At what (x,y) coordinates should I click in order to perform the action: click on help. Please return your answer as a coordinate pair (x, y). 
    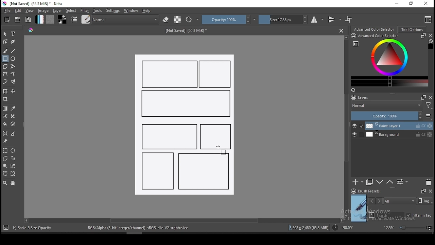
    Looking at the image, I should click on (148, 11).